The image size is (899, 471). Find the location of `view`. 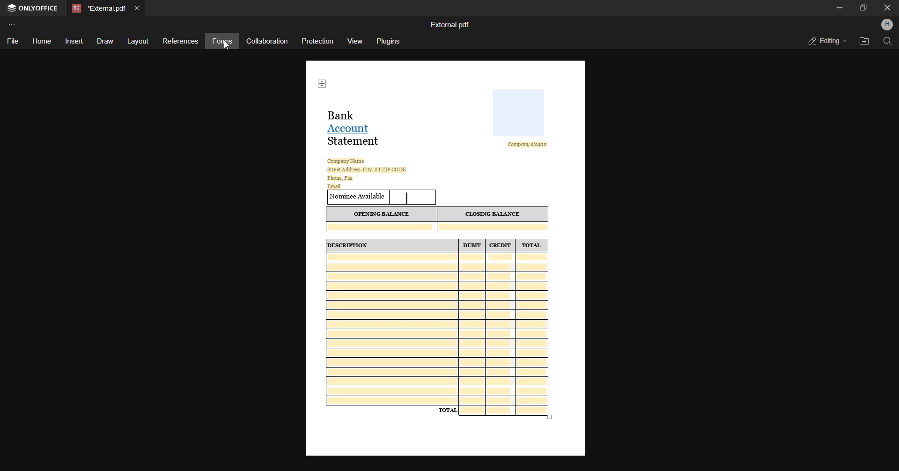

view is located at coordinates (356, 41).